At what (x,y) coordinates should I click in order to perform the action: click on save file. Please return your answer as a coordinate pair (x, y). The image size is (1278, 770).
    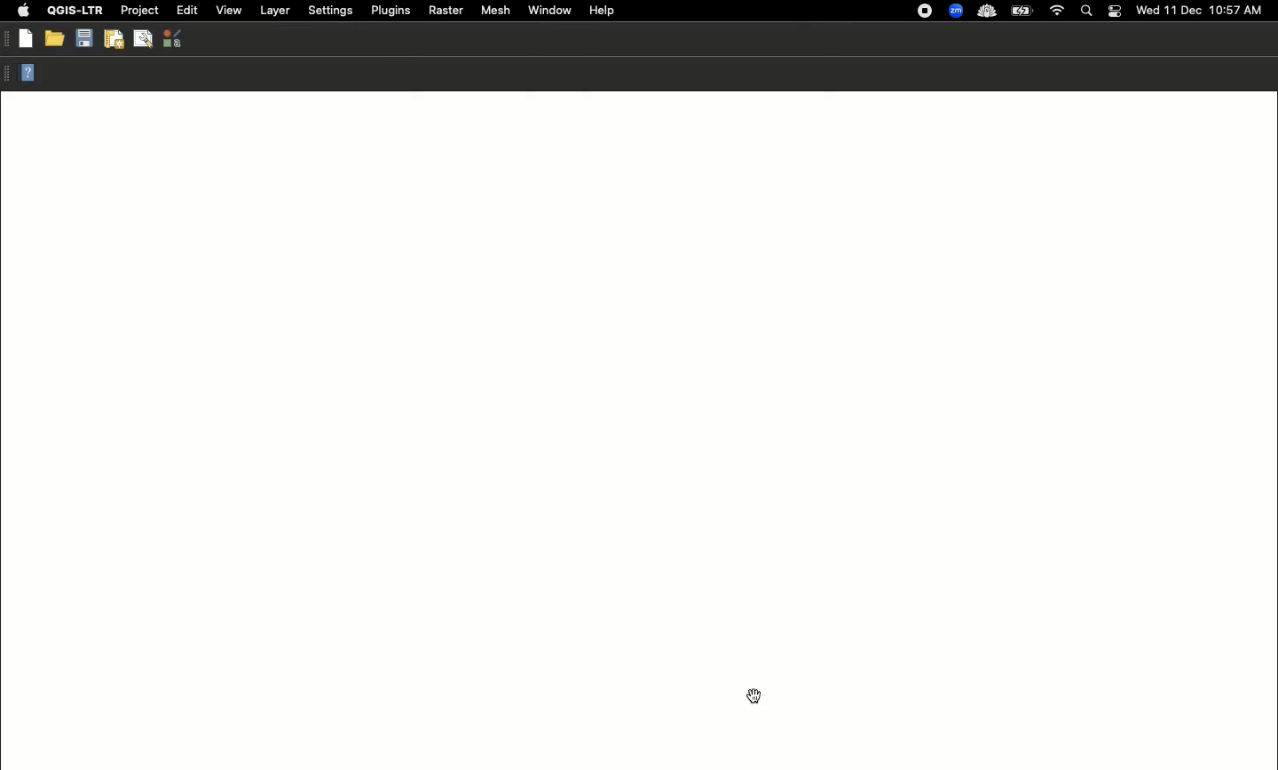
    Looking at the image, I should click on (84, 38).